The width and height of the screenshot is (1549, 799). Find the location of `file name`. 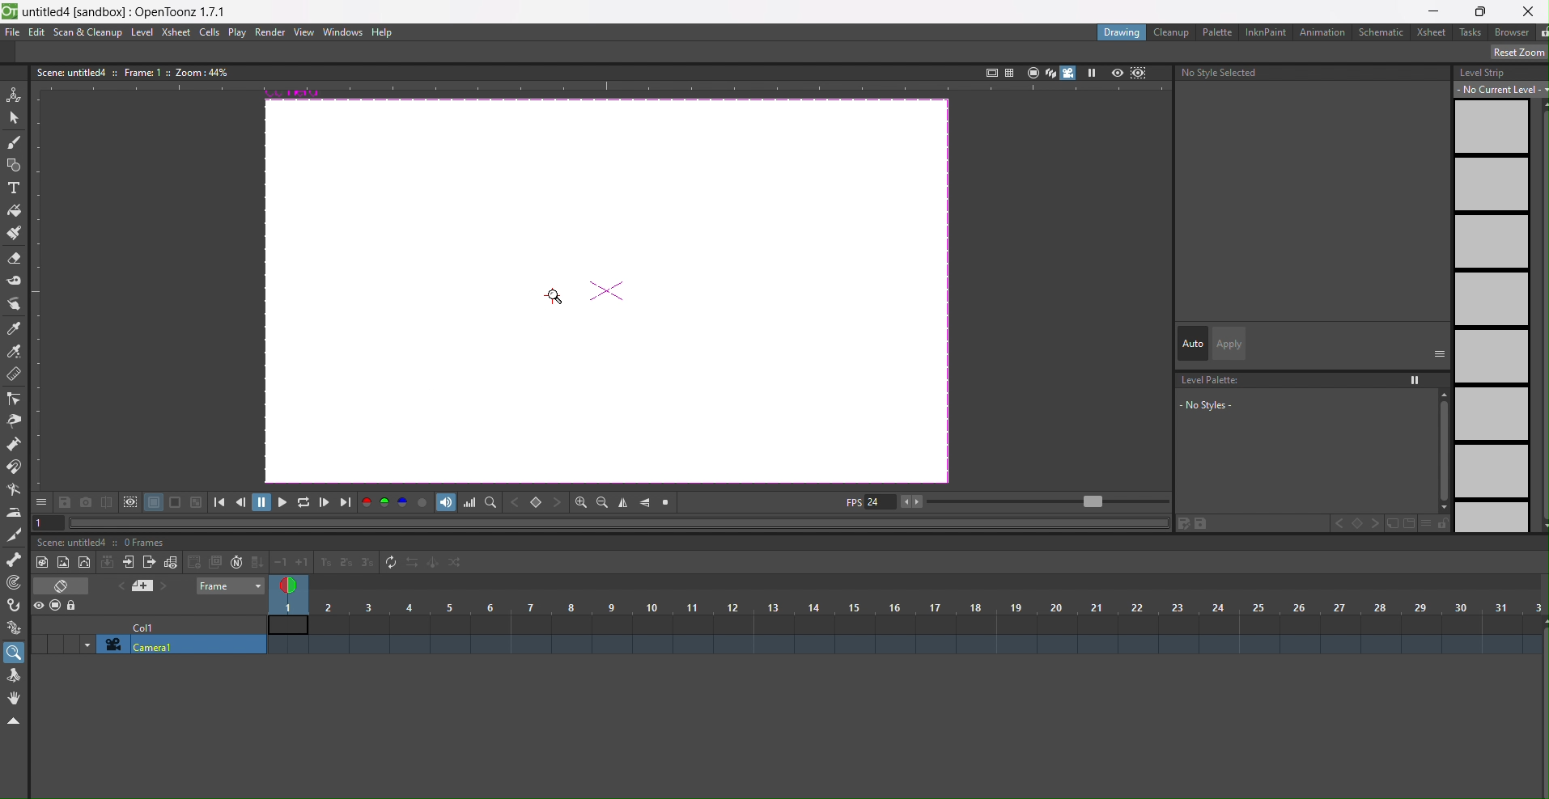

file name is located at coordinates (126, 10).